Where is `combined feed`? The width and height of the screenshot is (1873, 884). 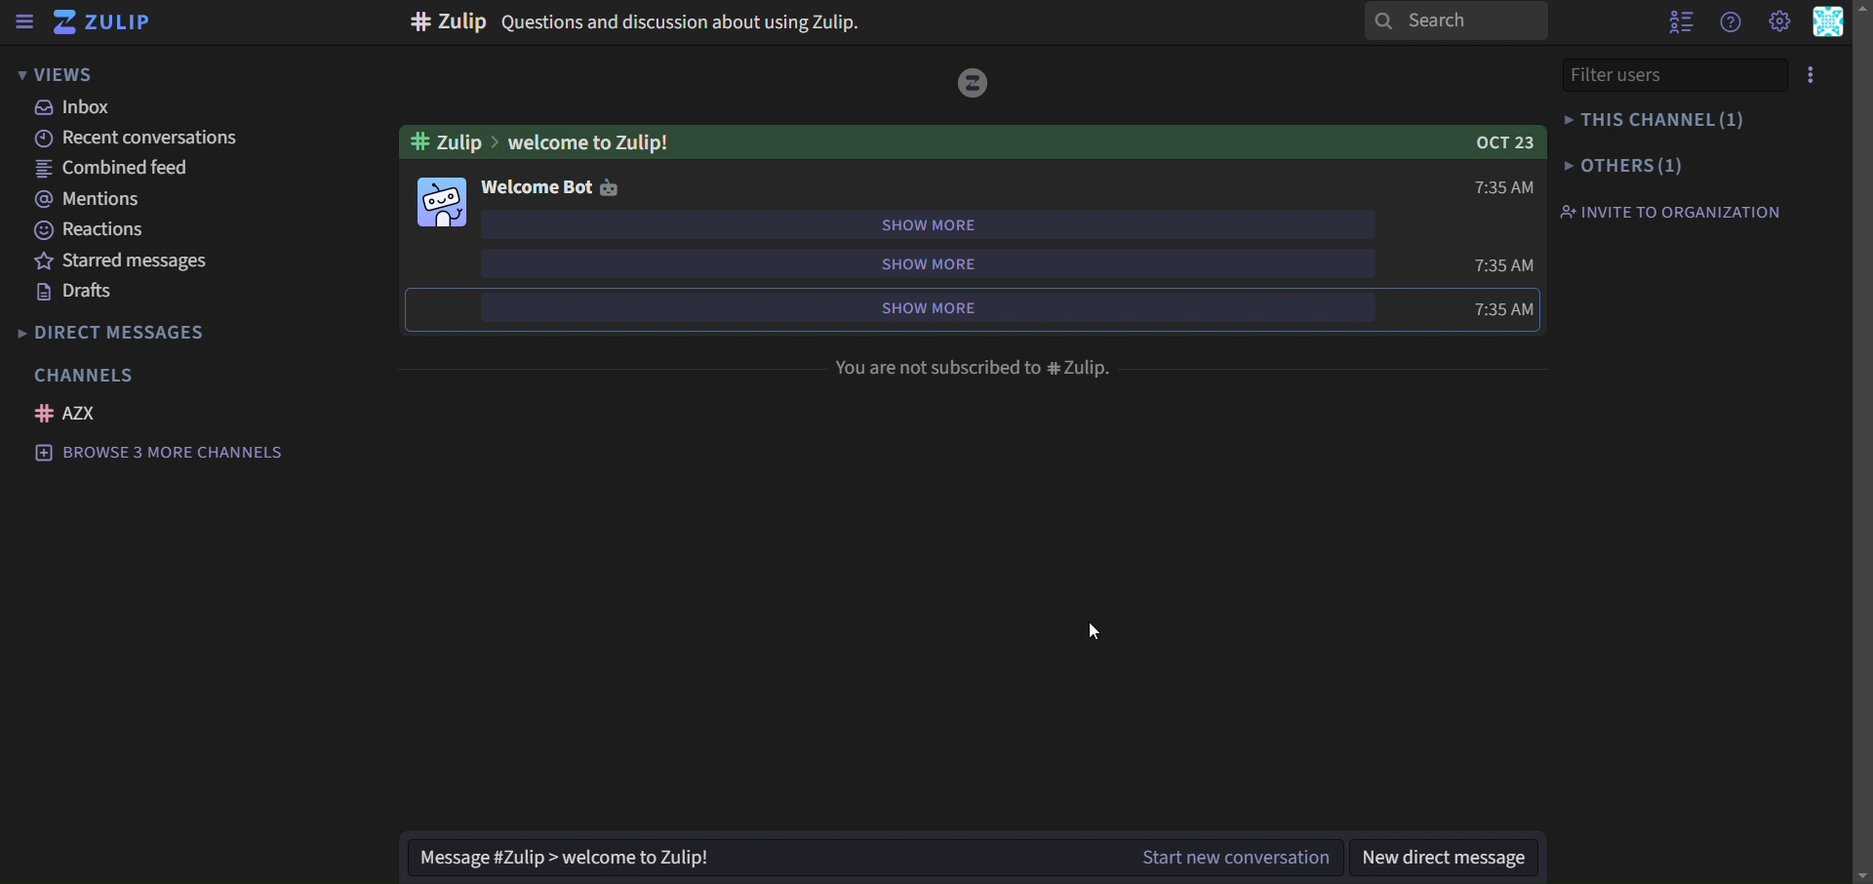
combined feed is located at coordinates (117, 171).